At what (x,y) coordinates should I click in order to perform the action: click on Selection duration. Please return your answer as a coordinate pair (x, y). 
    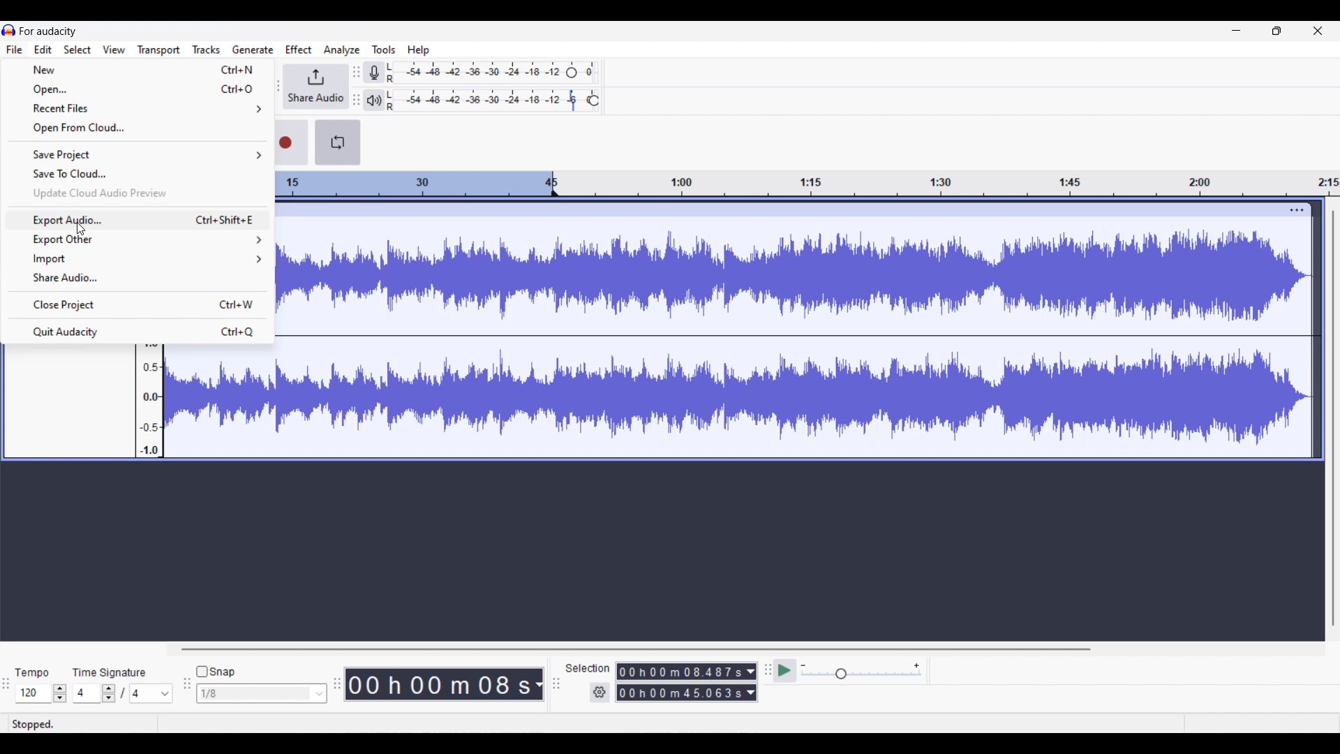
    Looking at the image, I should click on (680, 672).